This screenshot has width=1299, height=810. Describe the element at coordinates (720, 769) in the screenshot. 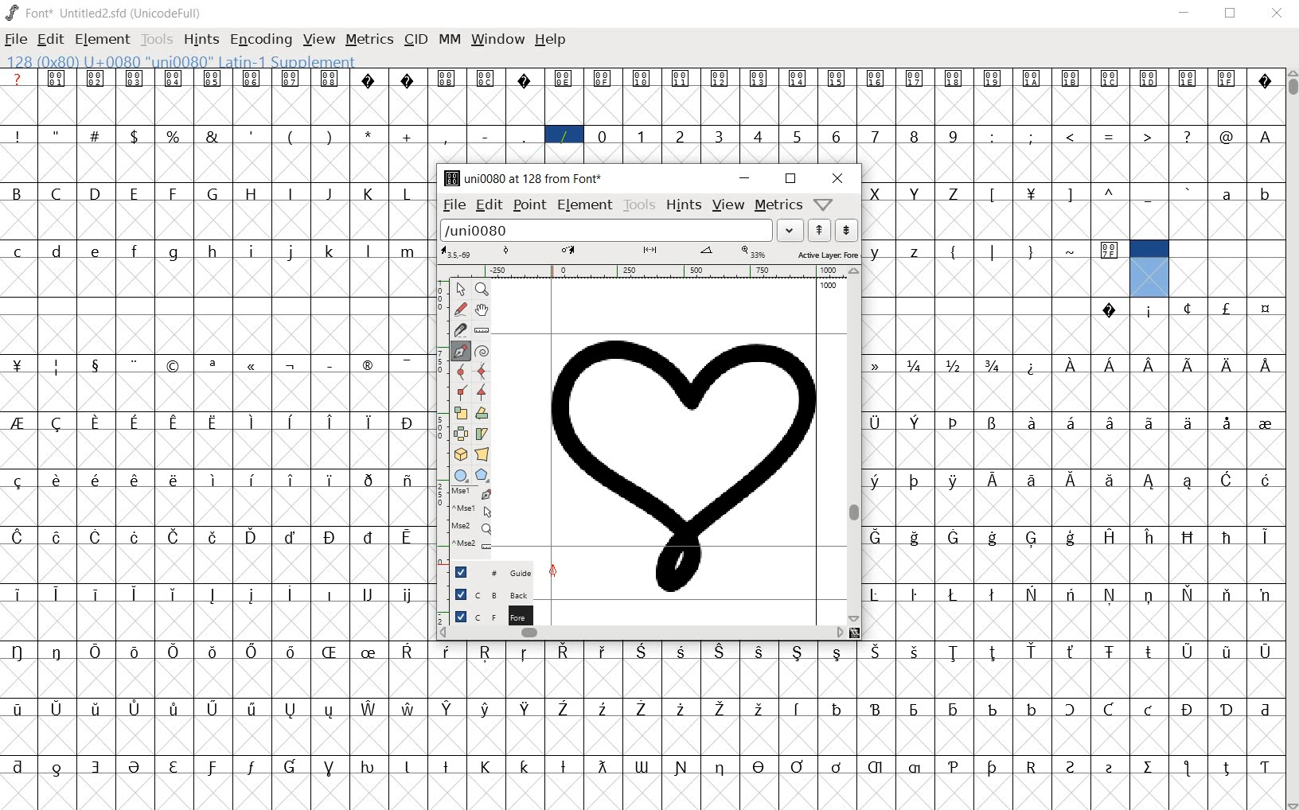

I see `glyph` at that location.